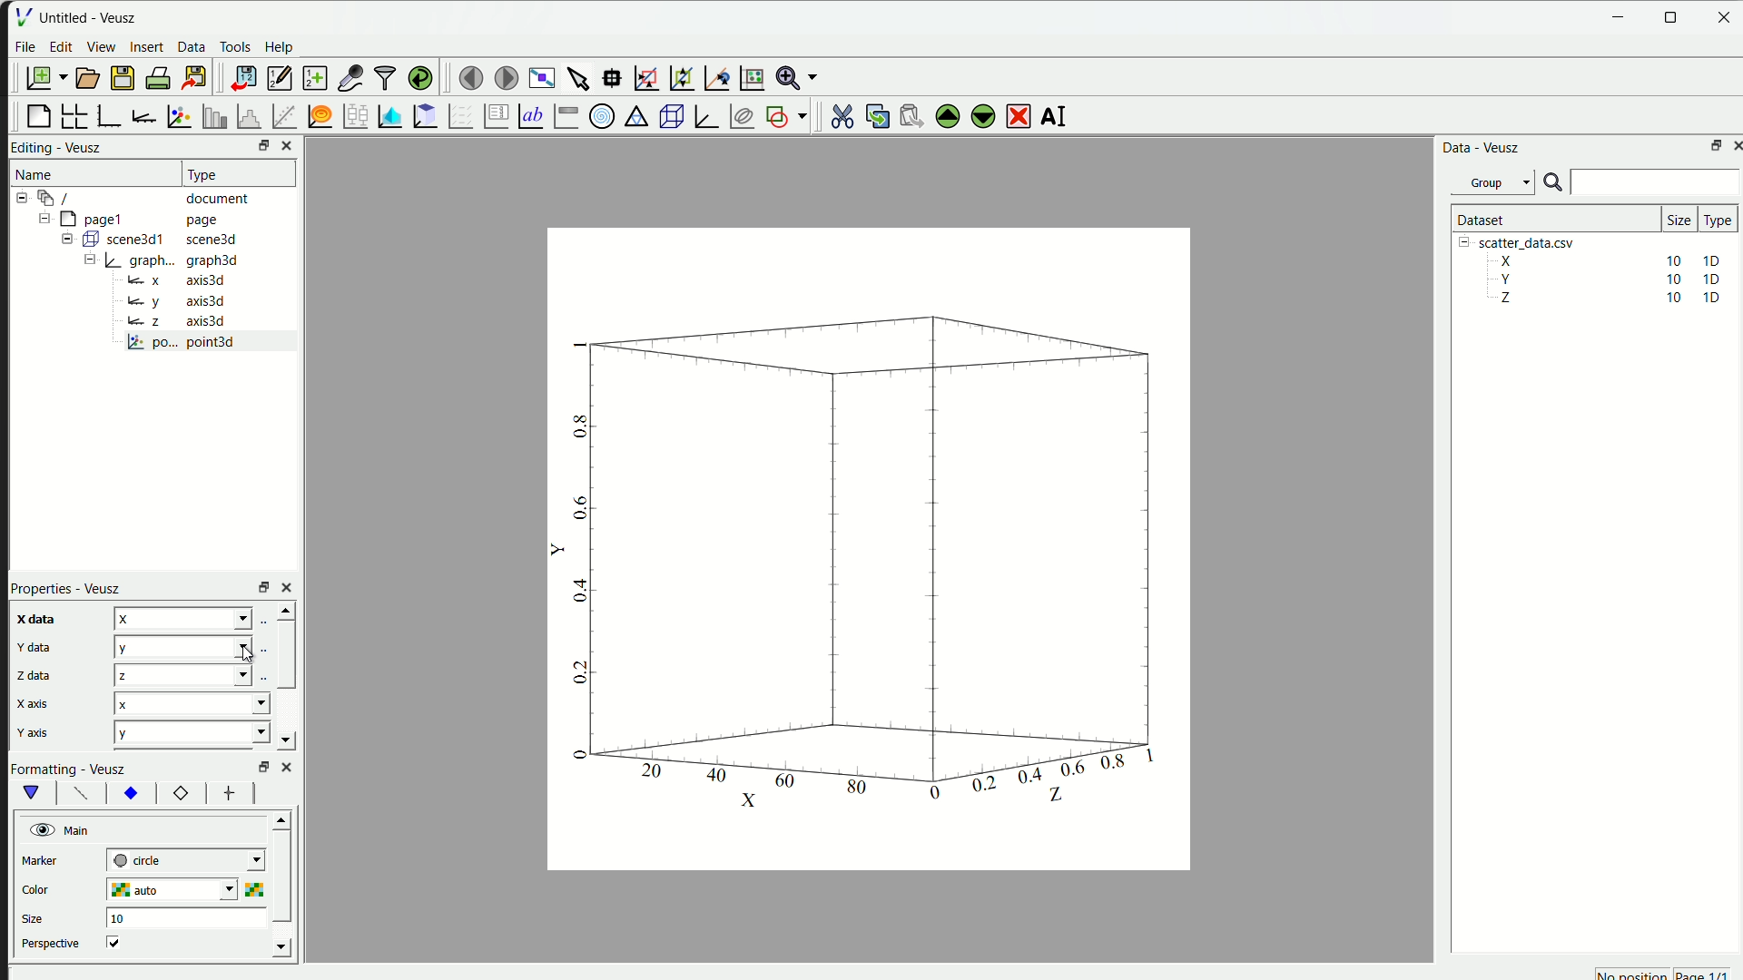 The height and width of the screenshot is (980, 1743). What do you see at coordinates (279, 45) in the screenshot?
I see `Help` at bounding box center [279, 45].